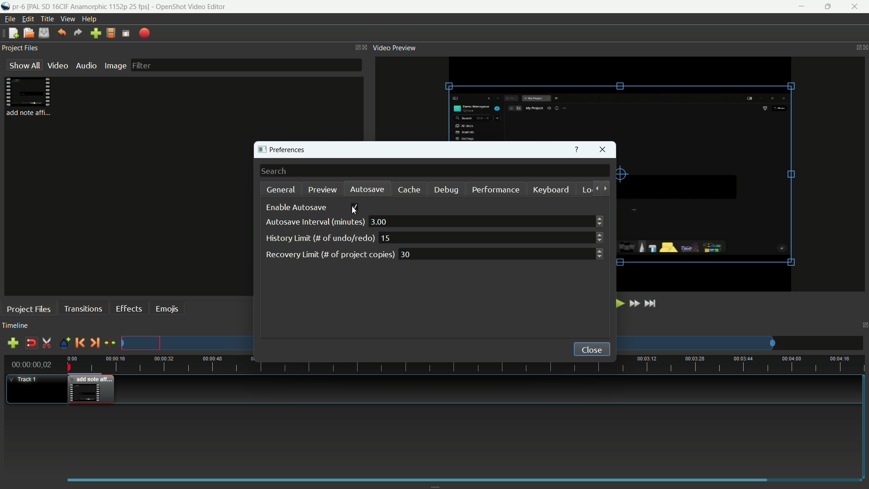  I want to click on search bar, so click(435, 170).